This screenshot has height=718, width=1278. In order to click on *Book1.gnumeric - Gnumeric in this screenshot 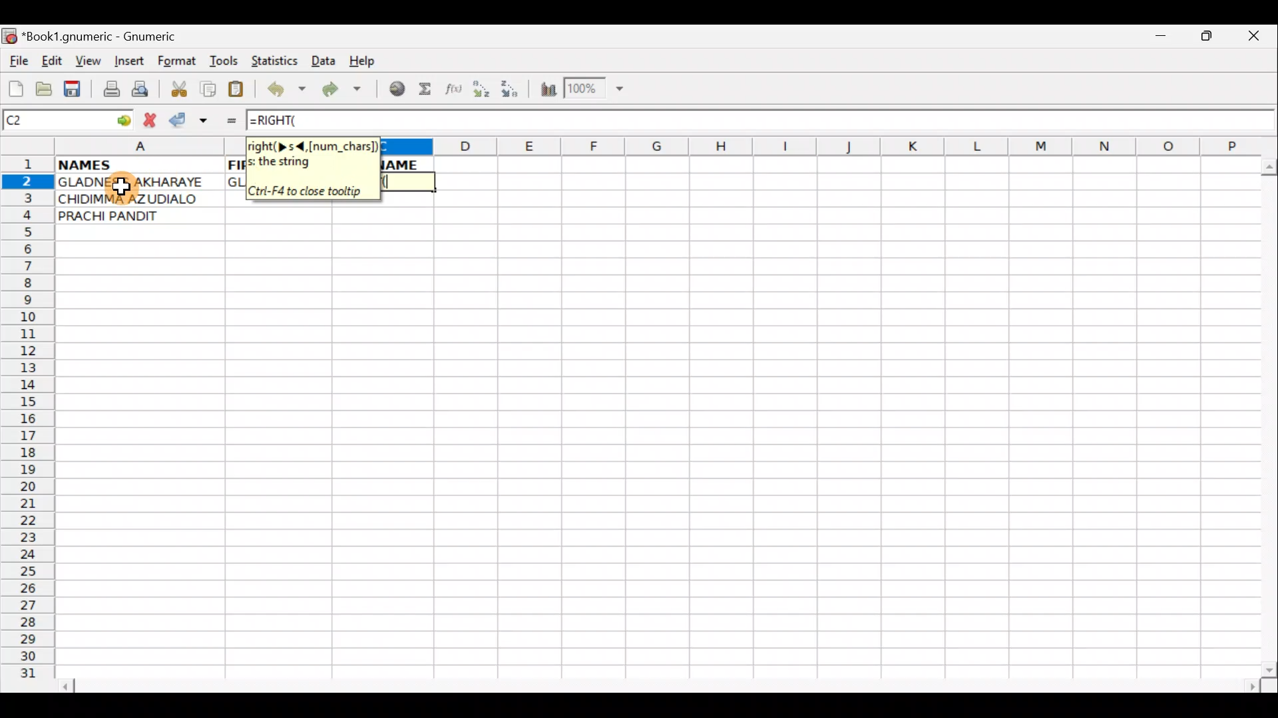, I will do `click(111, 37)`.